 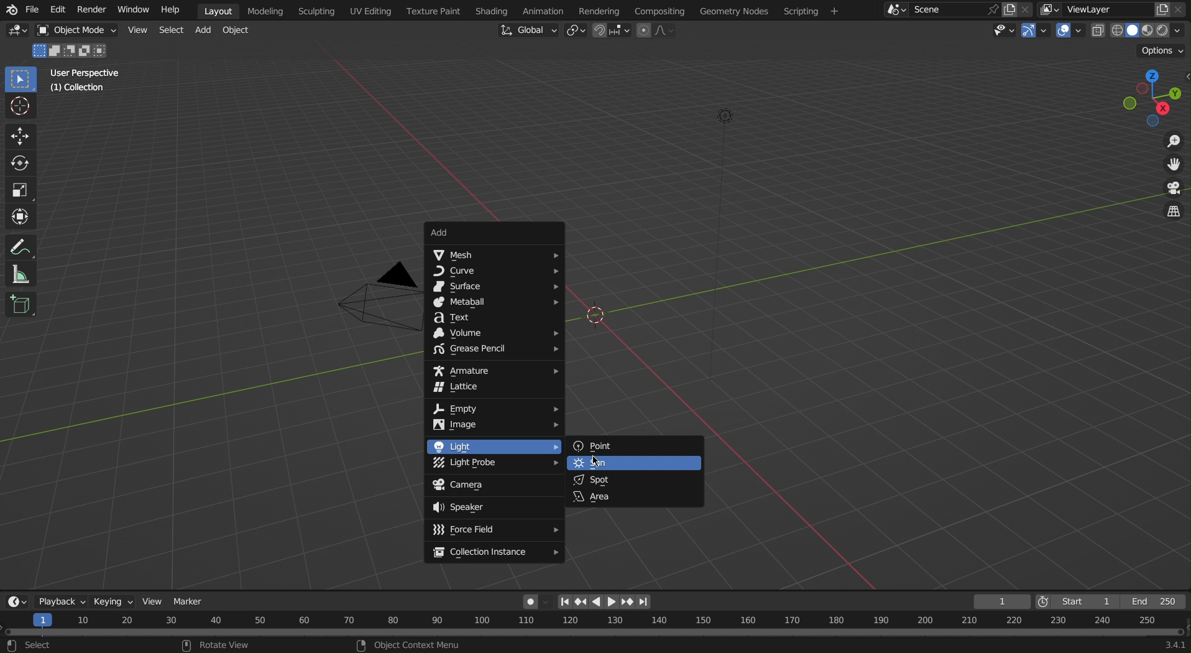 What do you see at coordinates (21, 303) in the screenshot?
I see `New Cube` at bounding box center [21, 303].